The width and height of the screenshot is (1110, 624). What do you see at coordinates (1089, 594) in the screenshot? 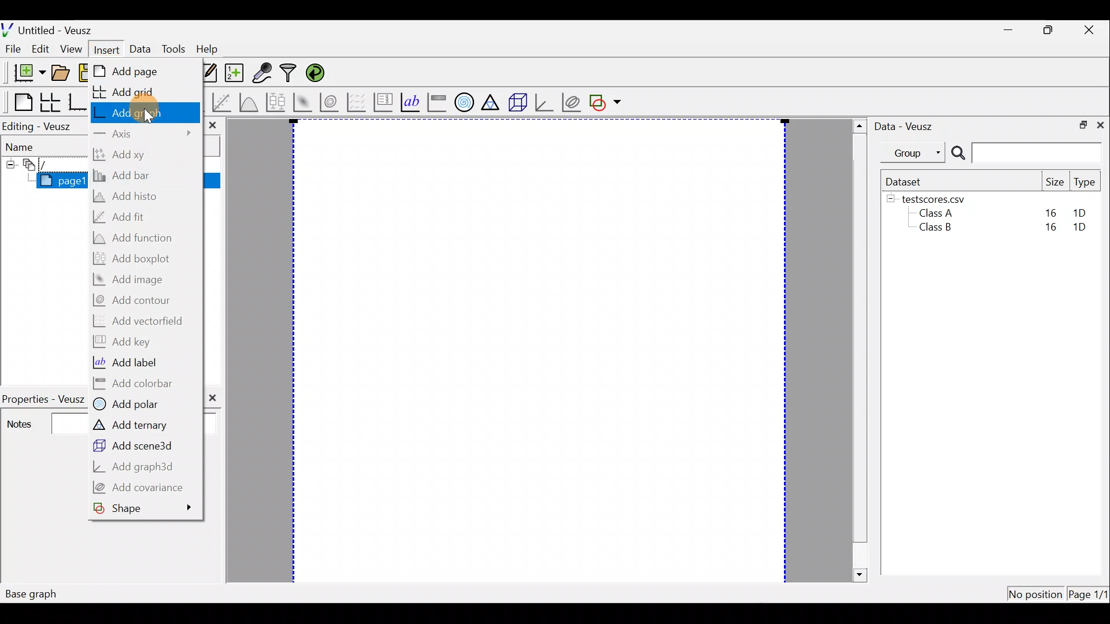
I see `Page 1/1` at bounding box center [1089, 594].